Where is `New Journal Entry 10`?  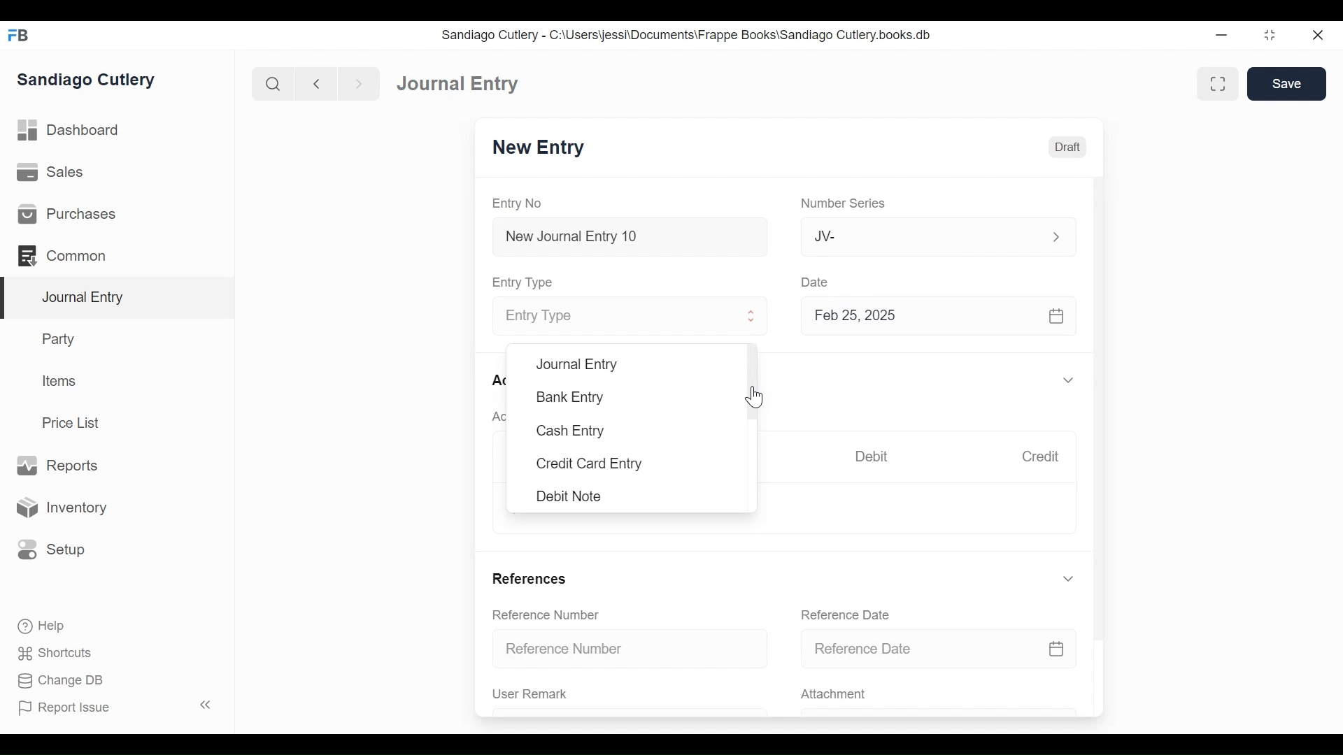
New Journal Entry 10 is located at coordinates (630, 236).